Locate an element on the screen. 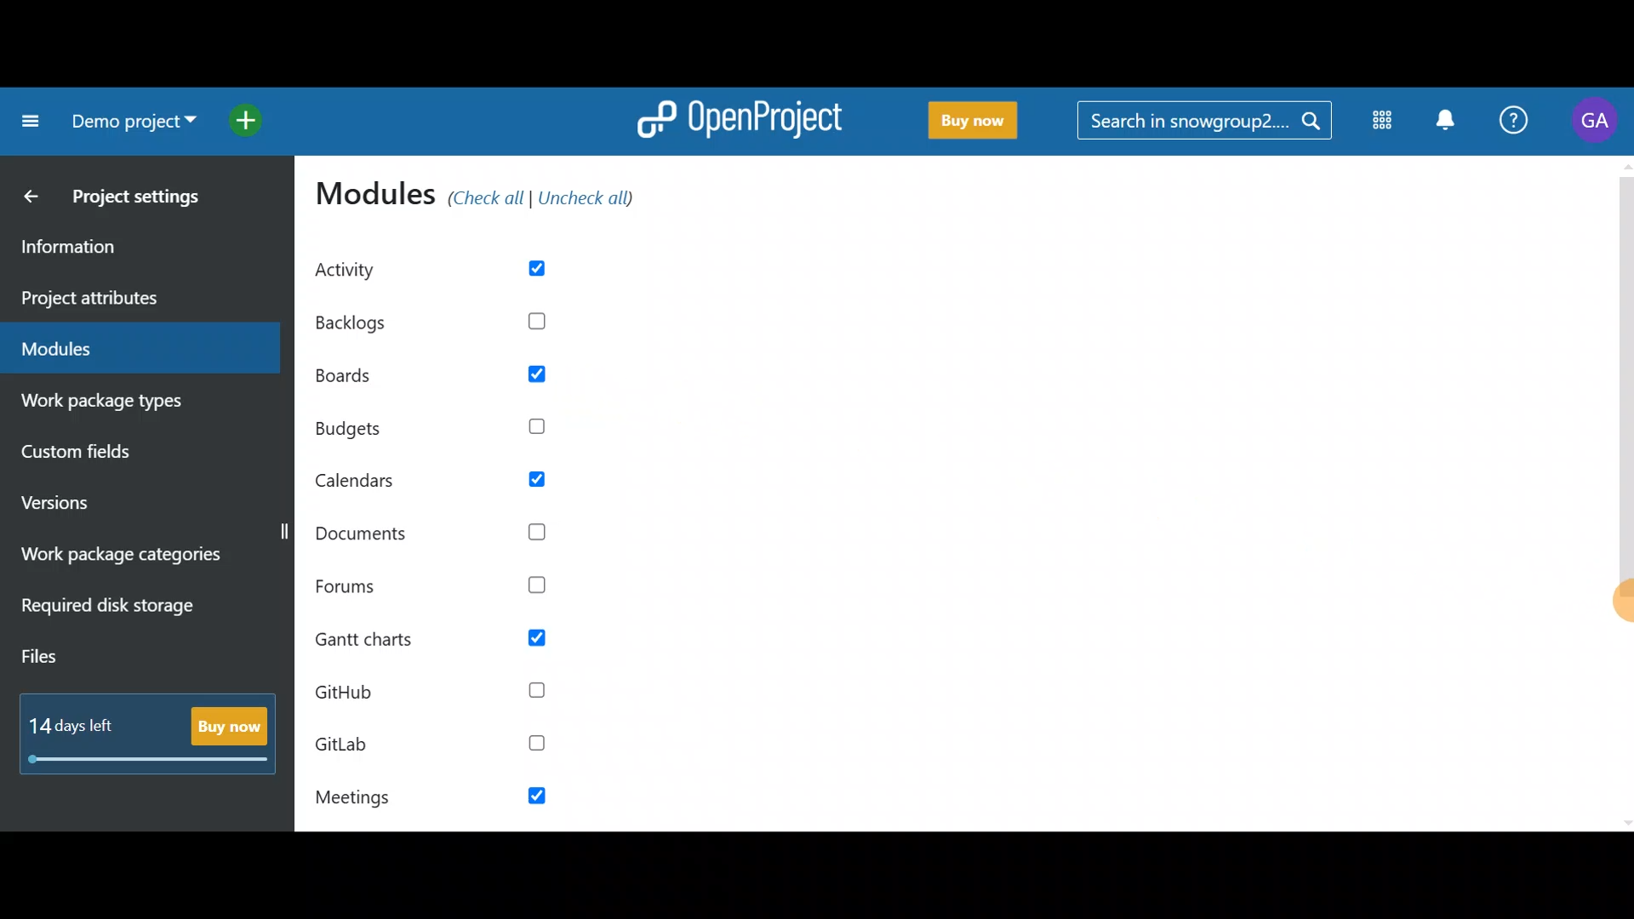  Buy now is located at coordinates (976, 123).